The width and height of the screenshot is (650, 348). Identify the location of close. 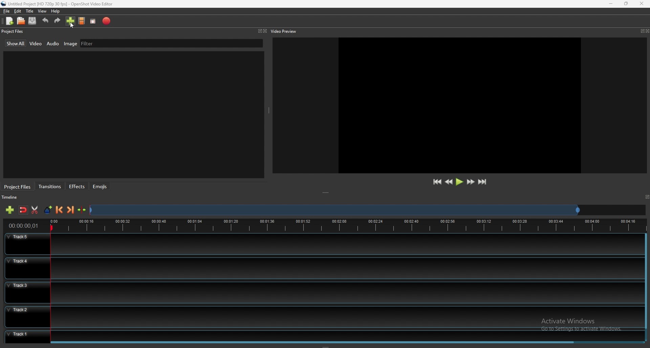
(265, 31).